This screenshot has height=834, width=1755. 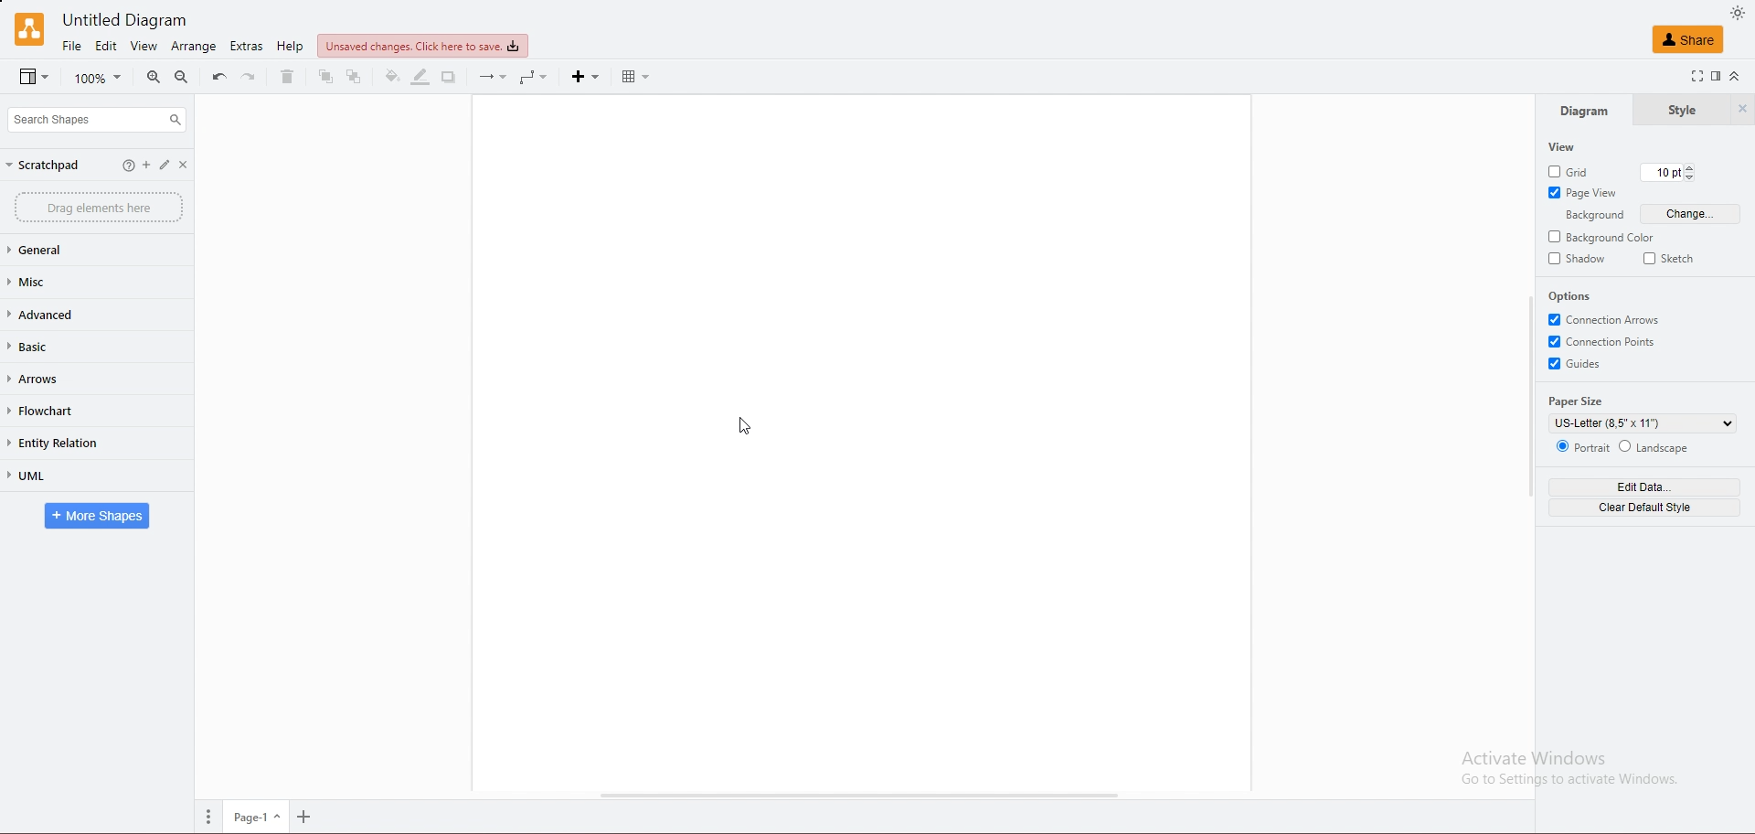 I want to click on scroll bar, so click(x=1528, y=398).